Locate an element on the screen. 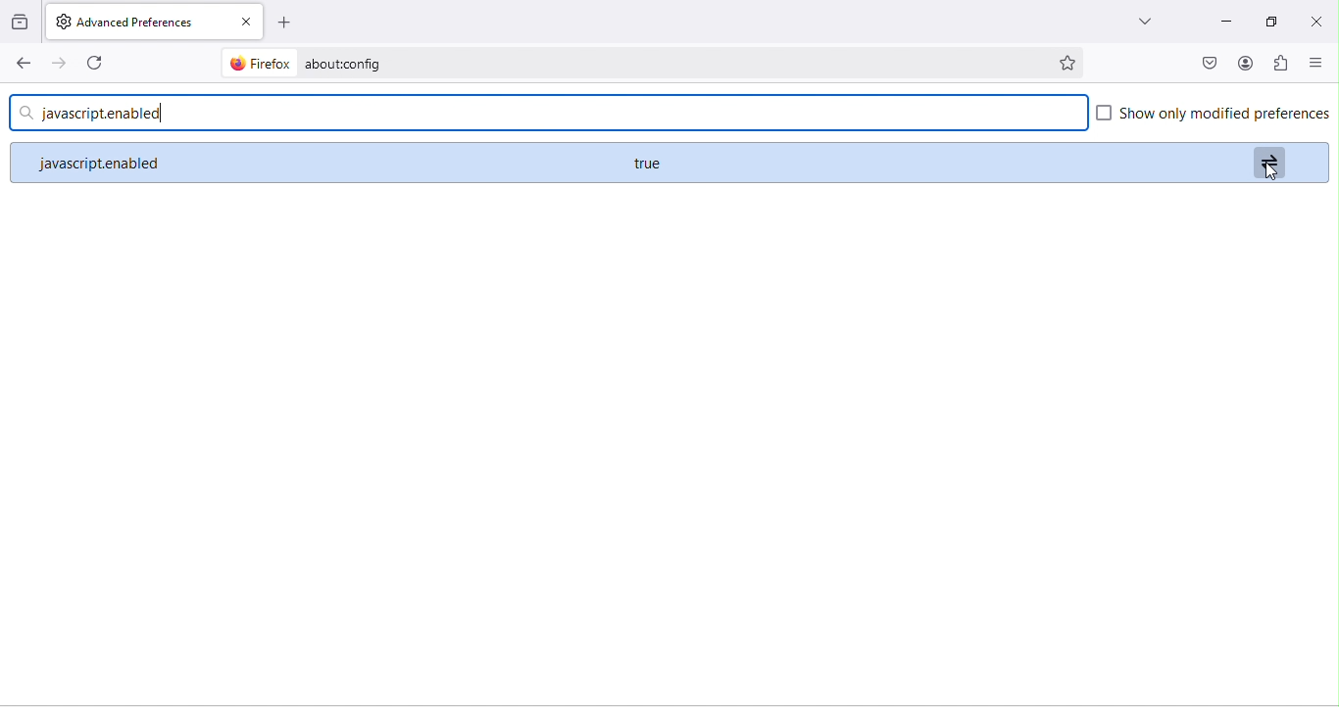 This screenshot has height=707, width=1339. about config is located at coordinates (669, 63).